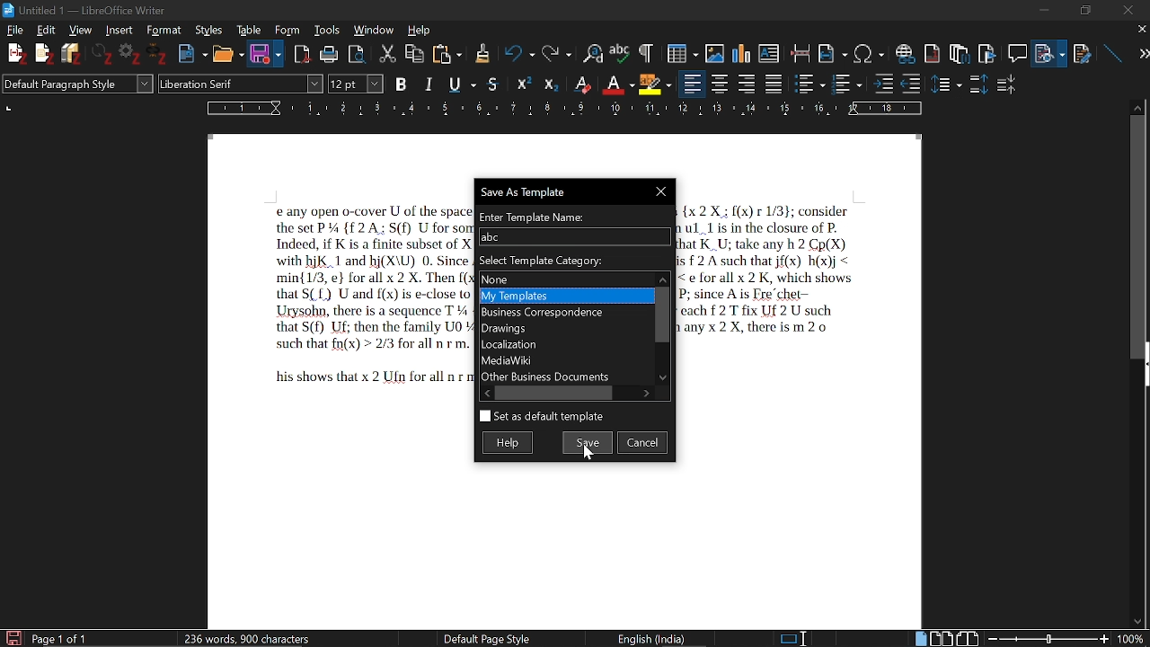 The image size is (1150, 647). Describe the element at coordinates (572, 214) in the screenshot. I see `Enter Template Name` at that location.